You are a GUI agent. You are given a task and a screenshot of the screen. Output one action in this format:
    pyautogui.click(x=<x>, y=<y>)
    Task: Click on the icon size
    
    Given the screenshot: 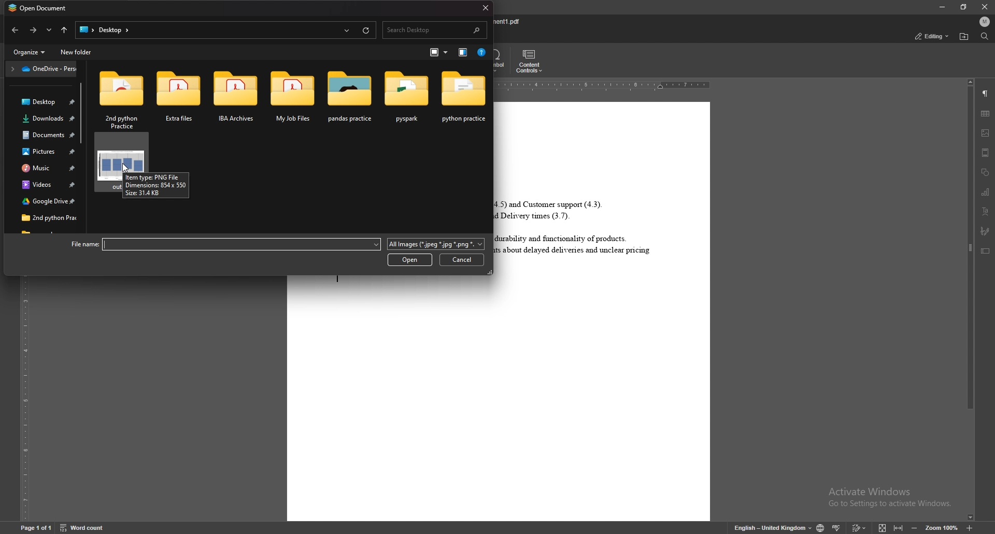 What is the action you would take?
    pyautogui.click(x=436, y=52)
    